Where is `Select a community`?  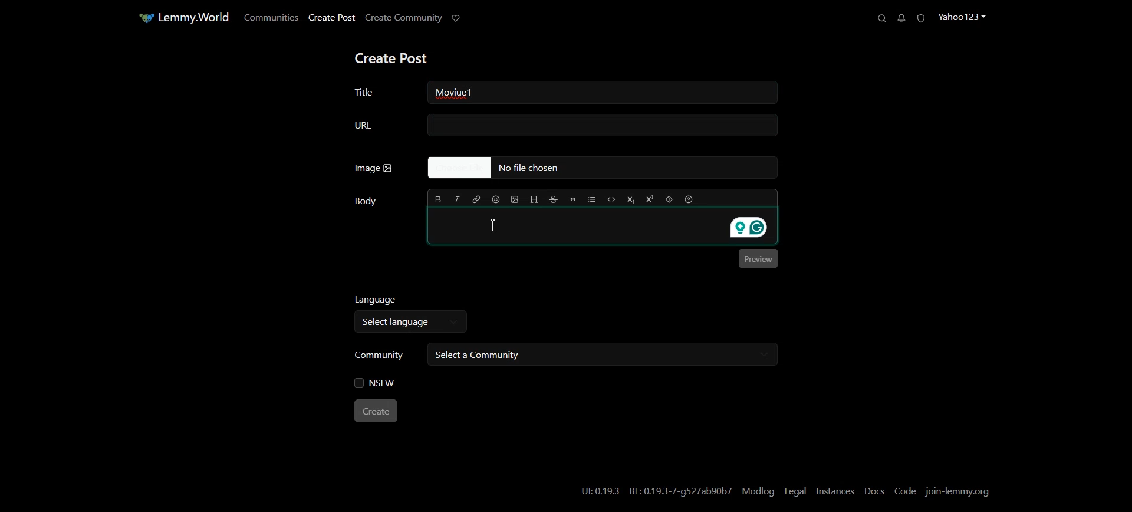 Select a community is located at coordinates (600, 355).